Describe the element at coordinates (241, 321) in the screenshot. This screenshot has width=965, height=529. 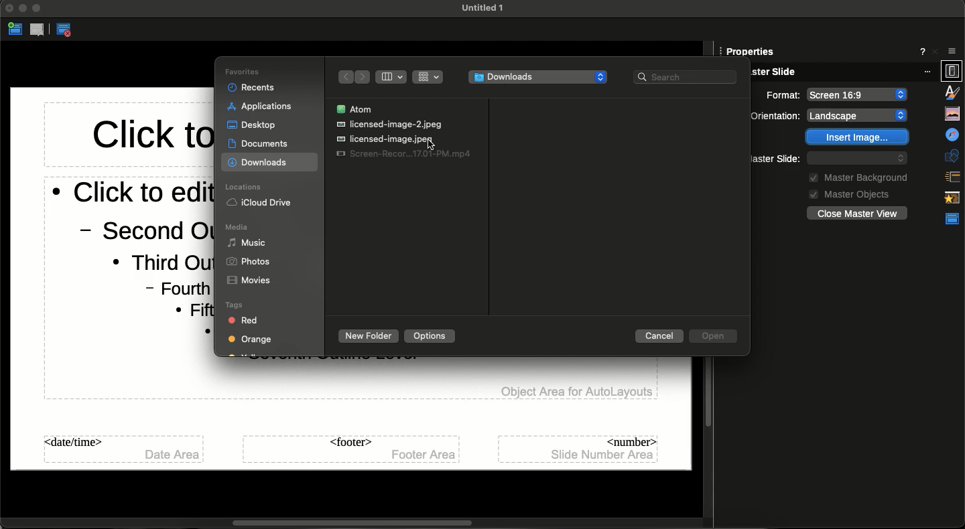
I see `Red` at that location.